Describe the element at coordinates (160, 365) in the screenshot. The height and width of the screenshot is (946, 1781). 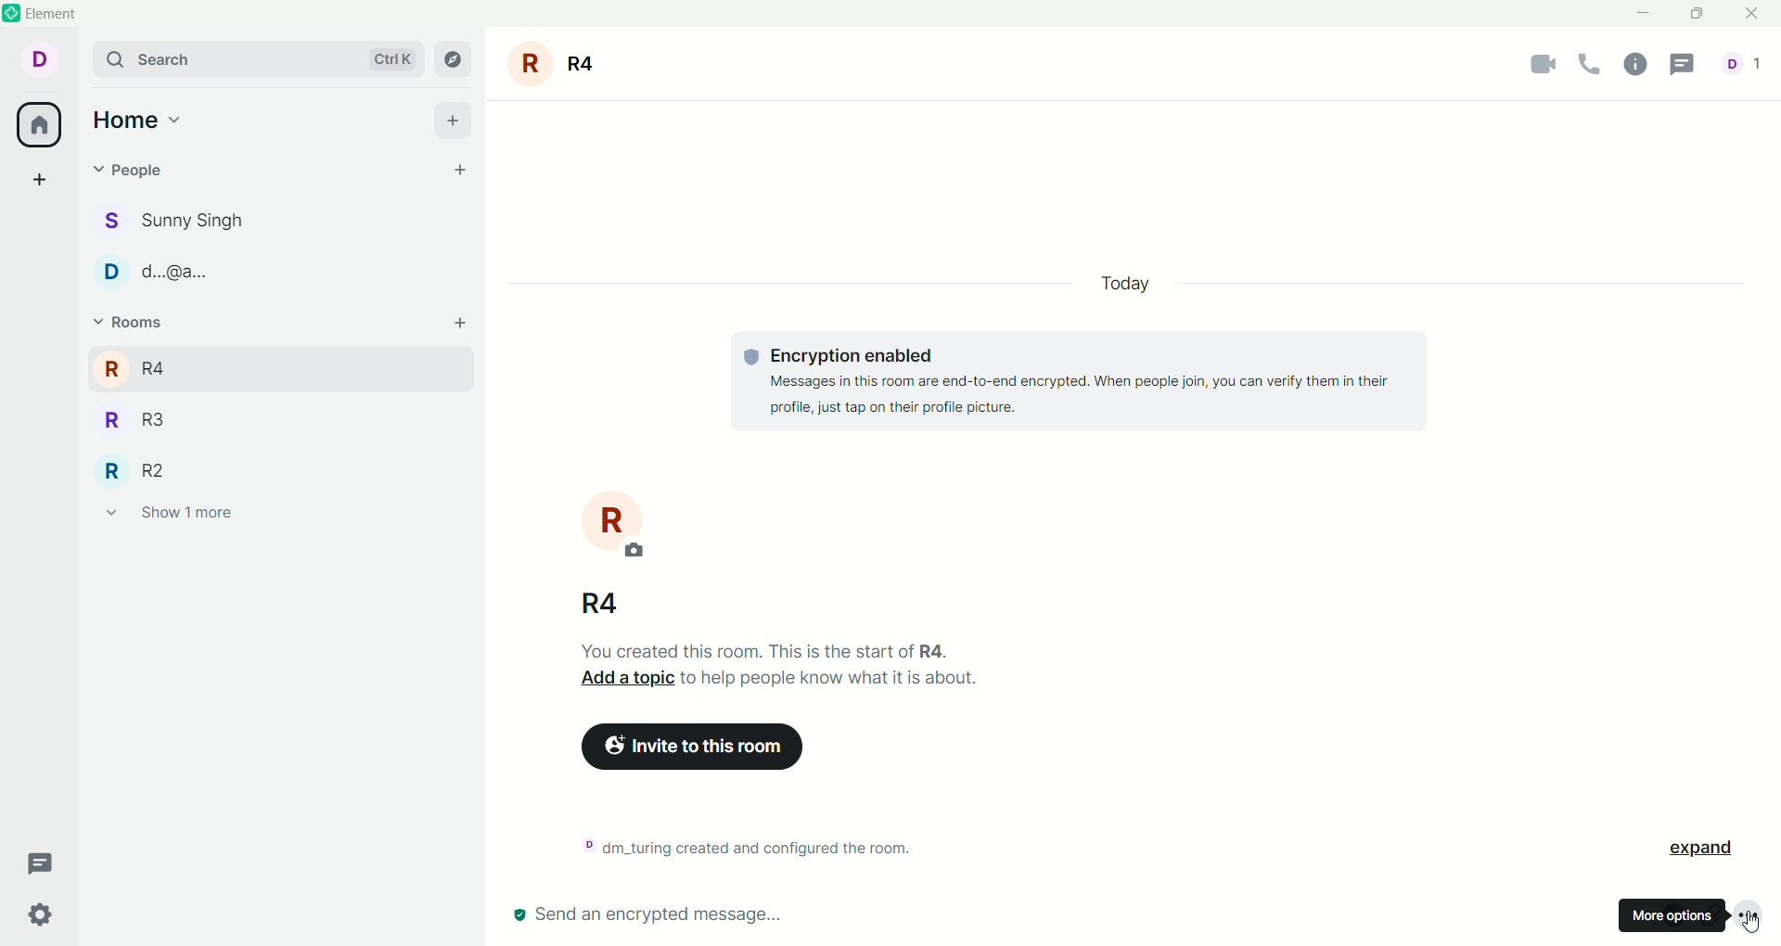
I see `R4` at that location.